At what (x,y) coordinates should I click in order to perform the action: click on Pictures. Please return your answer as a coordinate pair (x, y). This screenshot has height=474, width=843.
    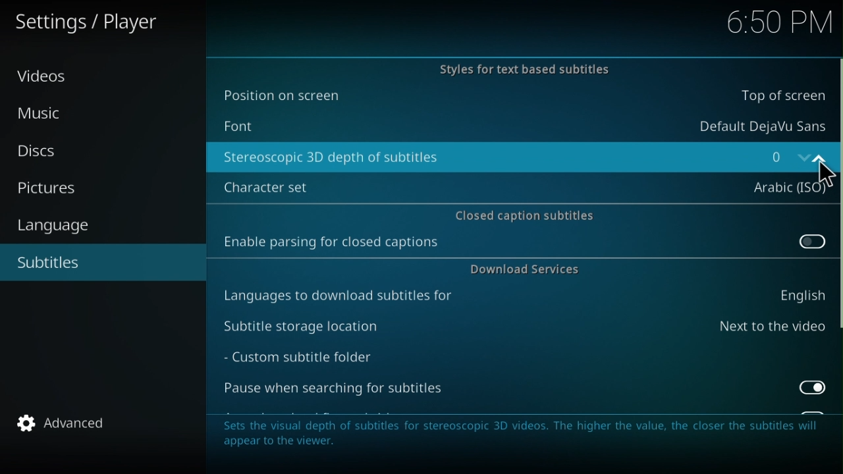
    Looking at the image, I should click on (49, 187).